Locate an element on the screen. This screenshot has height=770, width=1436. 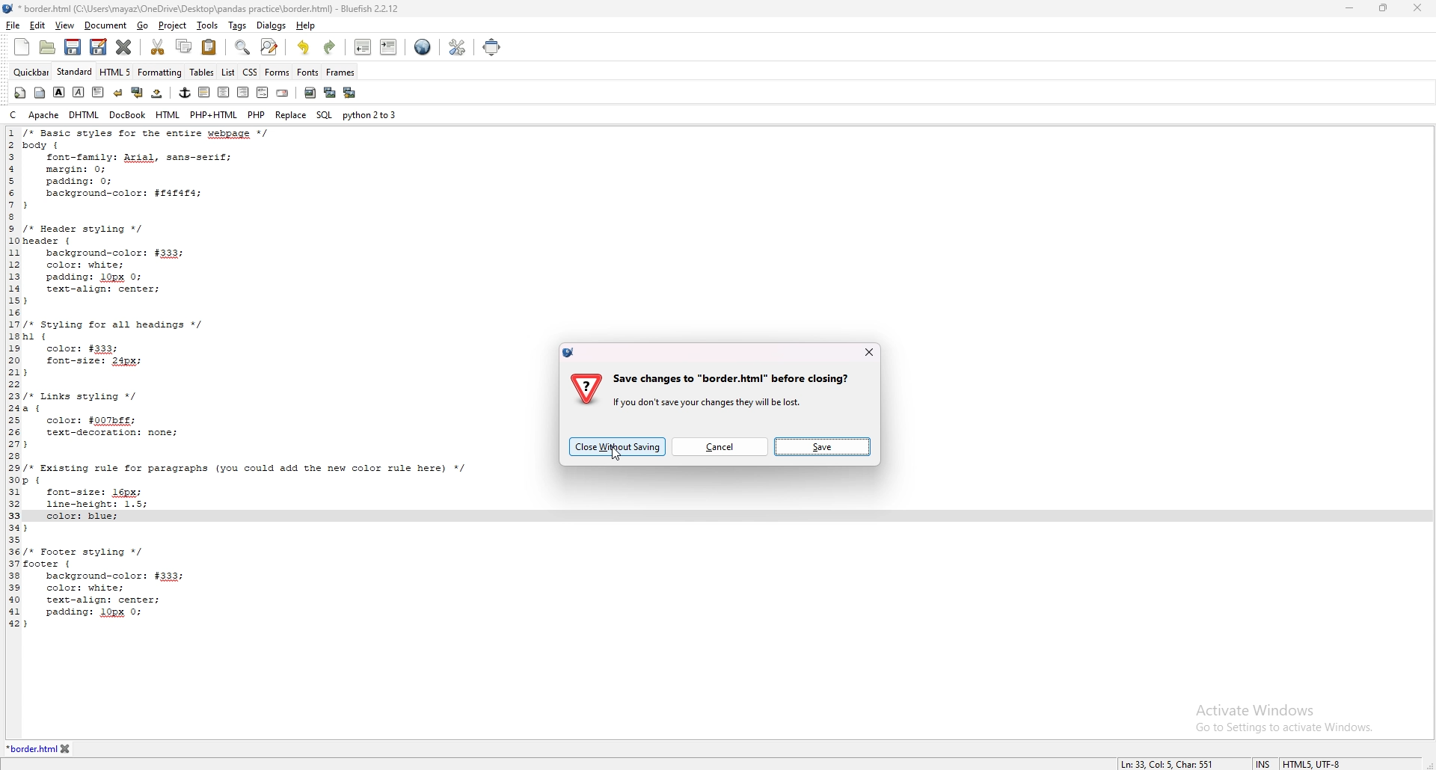
insert image is located at coordinates (310, 93).